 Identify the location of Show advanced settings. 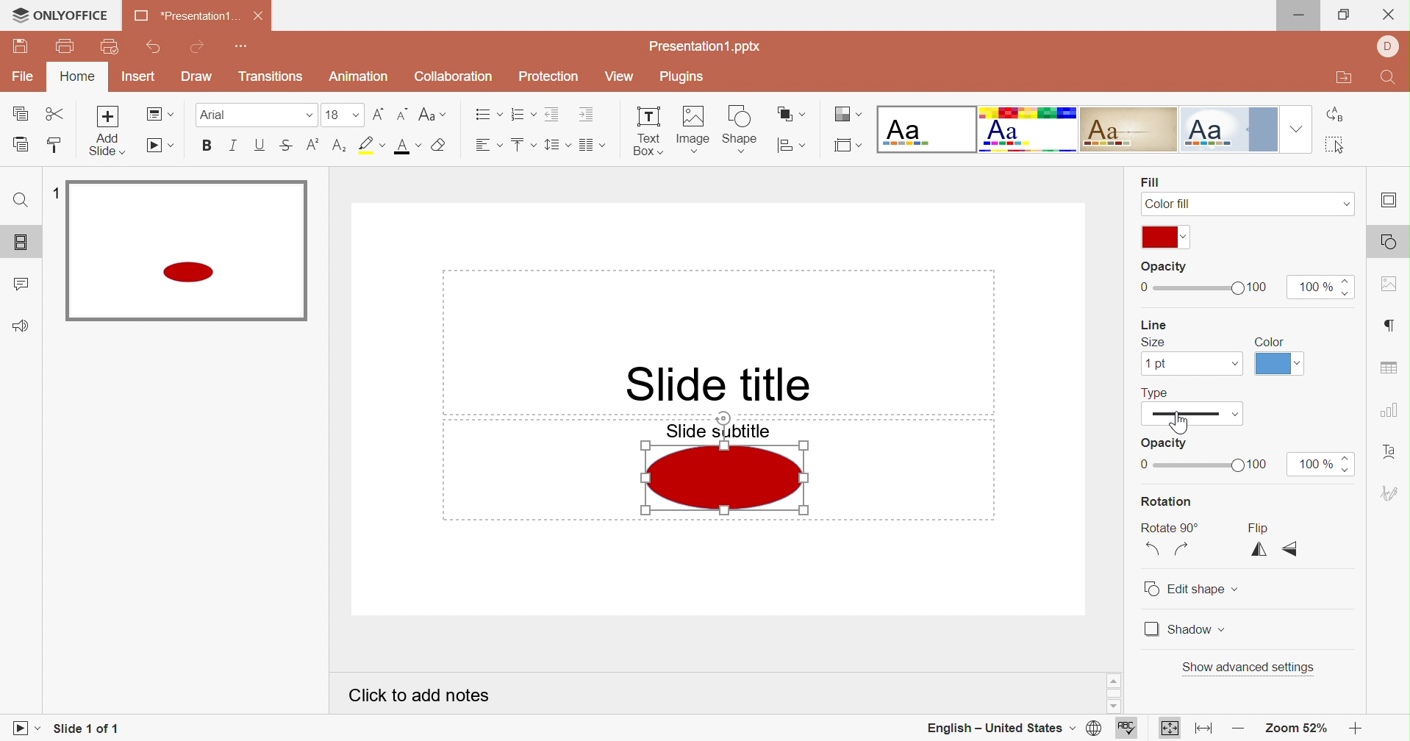
(1249, 669).